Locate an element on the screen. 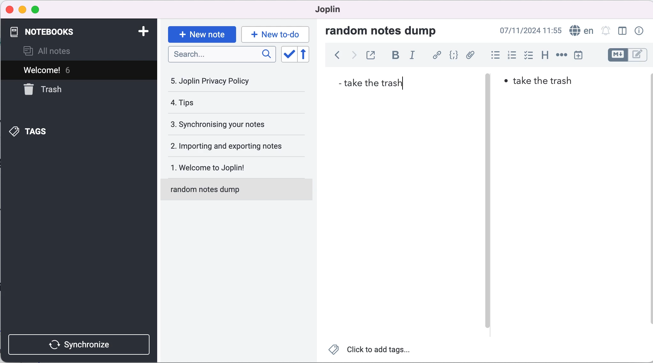  toggle external editing is located at coordinates (371, 56).